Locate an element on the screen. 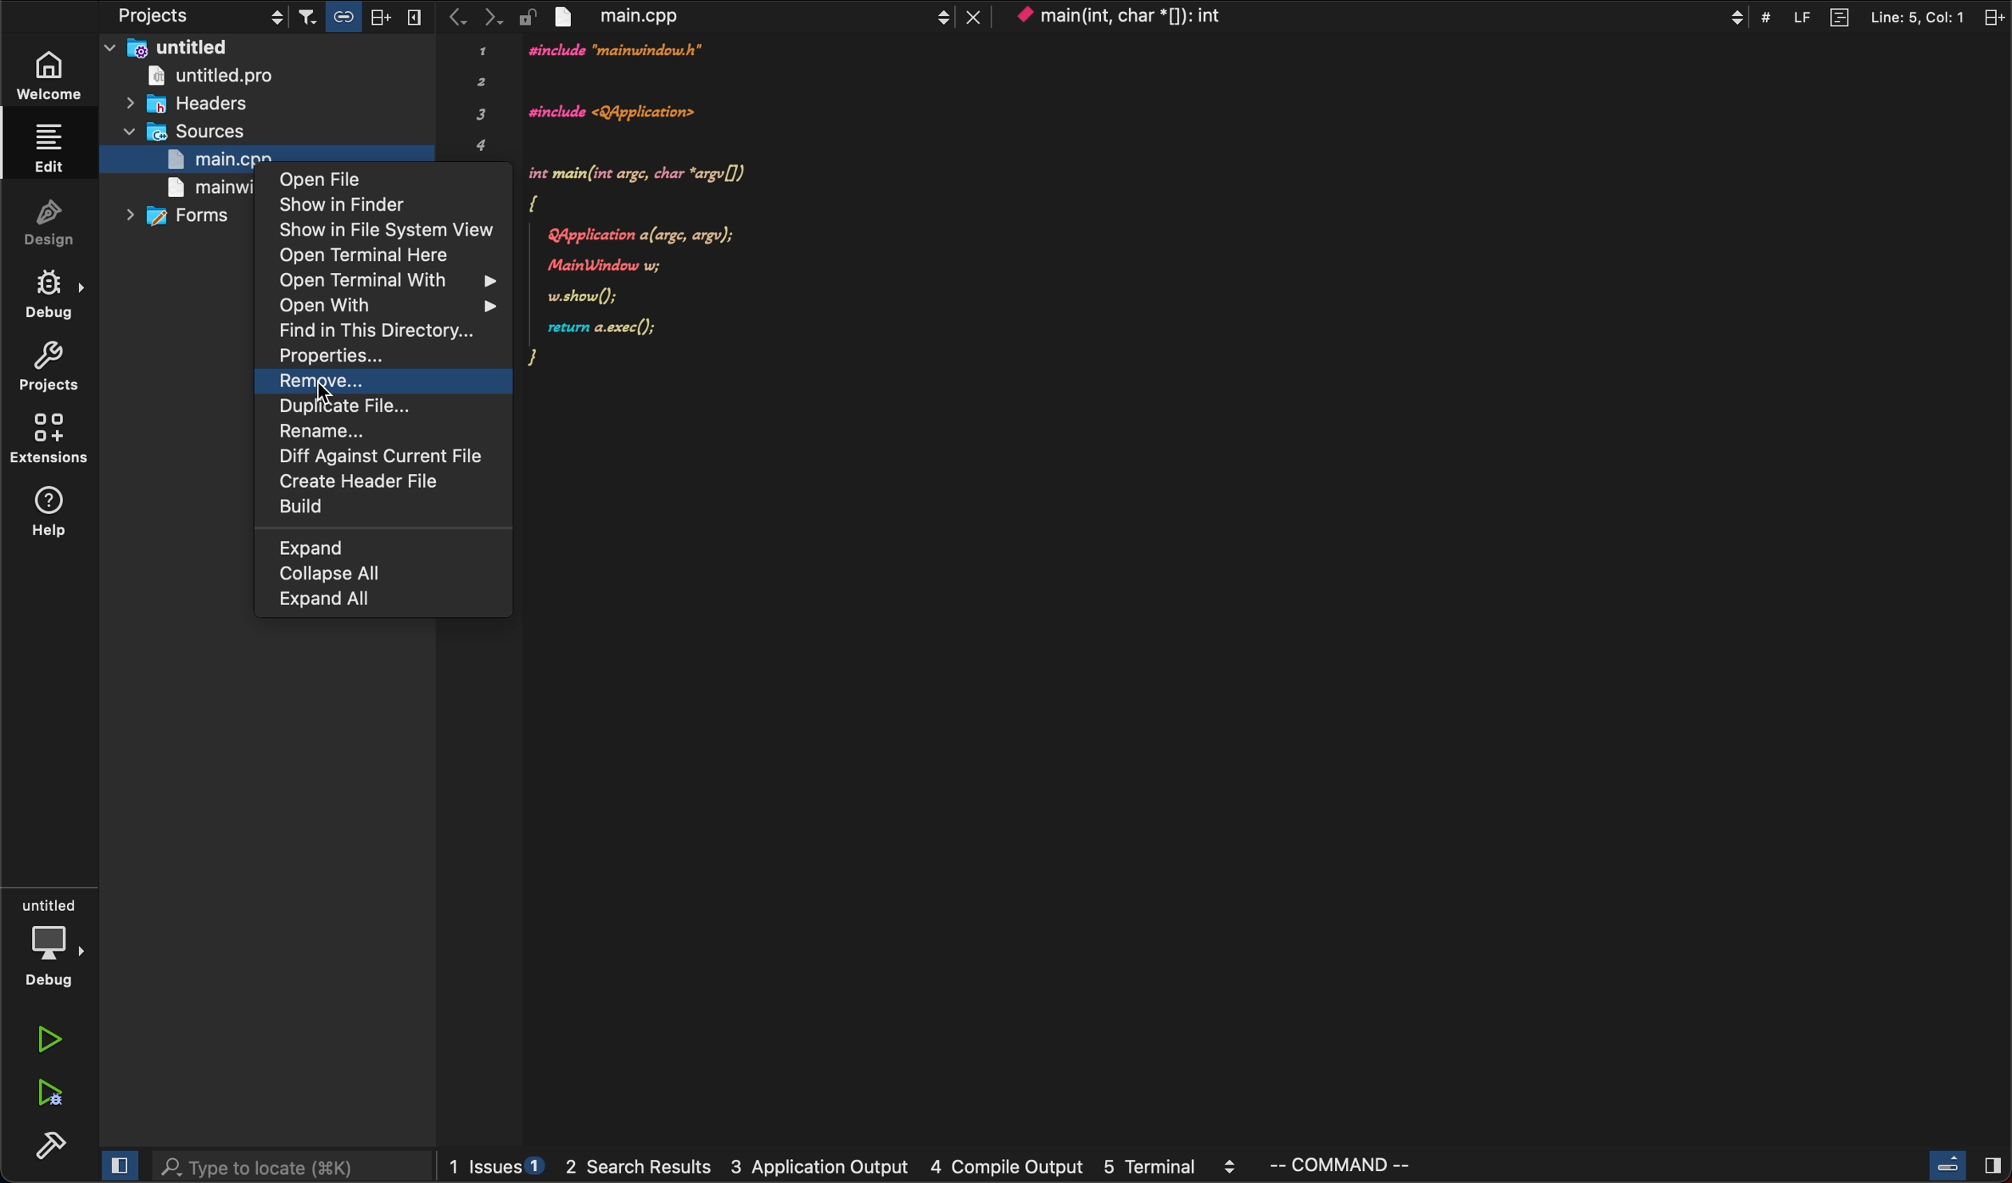 The height and width of the screenshot is (1183, 2012). split is located at coordinates (1899, 16).